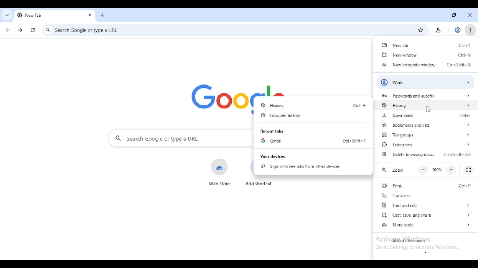 The width and height of the screenshot is (478, 268). What do you see at coordinates (8, 30) in the screenshot?
I see `click to go back` at bounding box center [8, 30].